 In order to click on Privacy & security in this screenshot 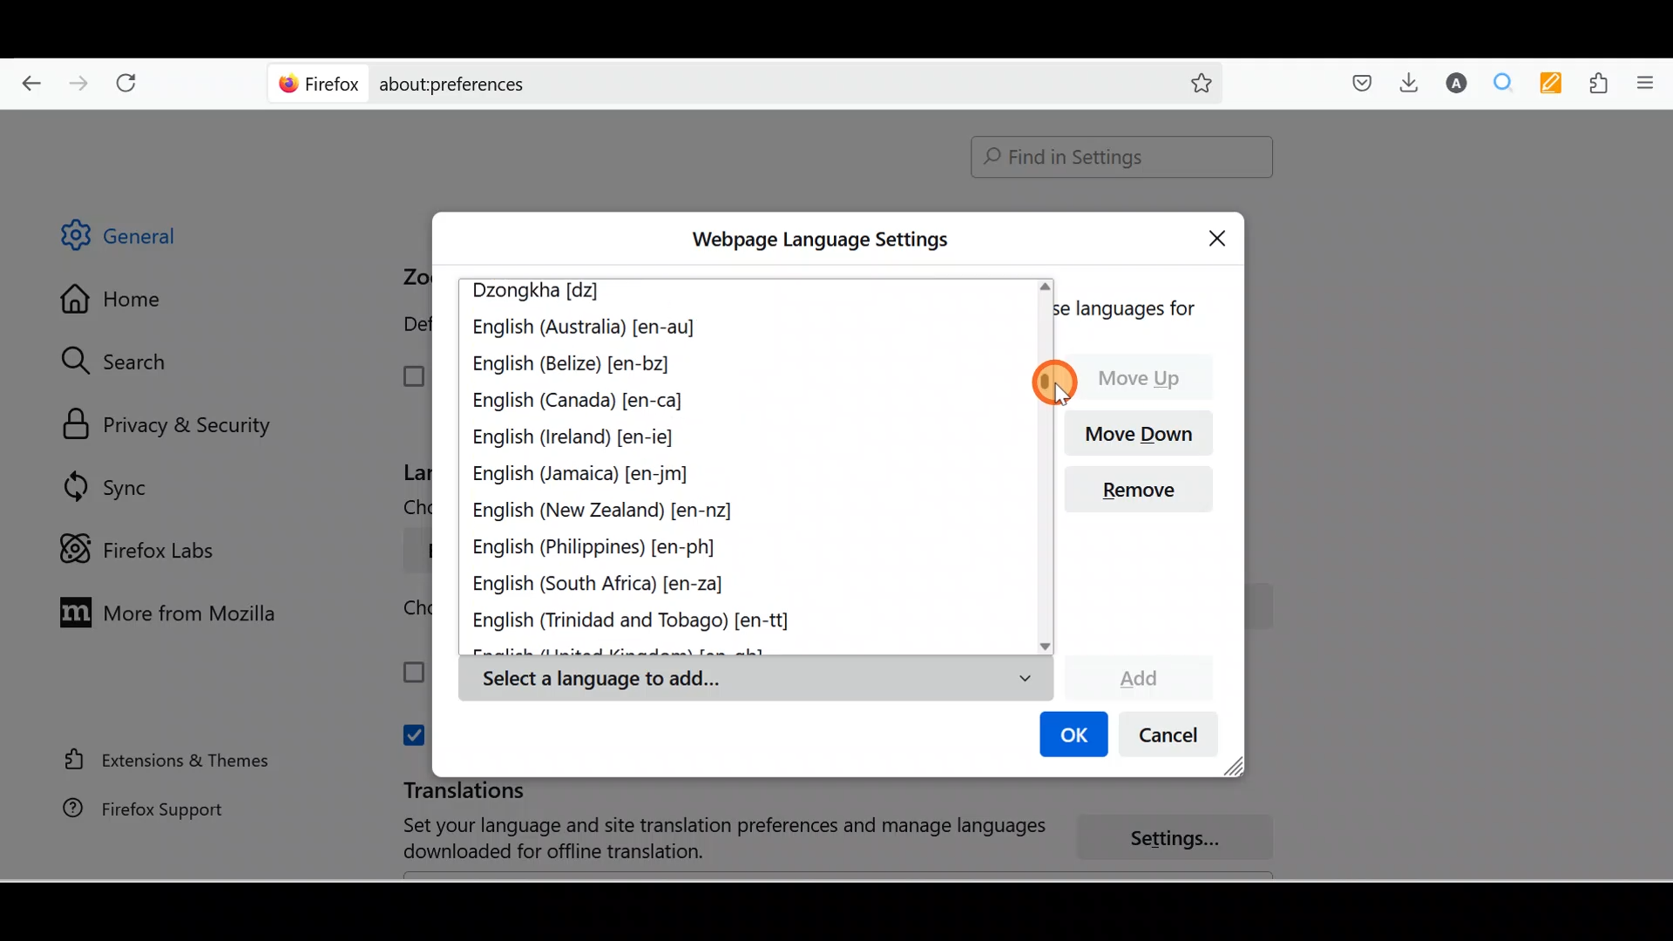, I will do `click(175, 426)`.